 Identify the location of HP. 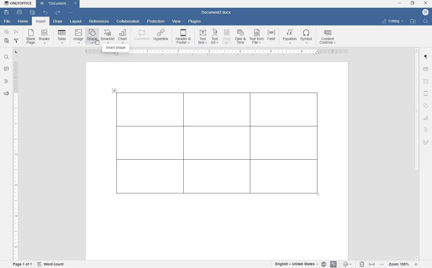
(425, 12).